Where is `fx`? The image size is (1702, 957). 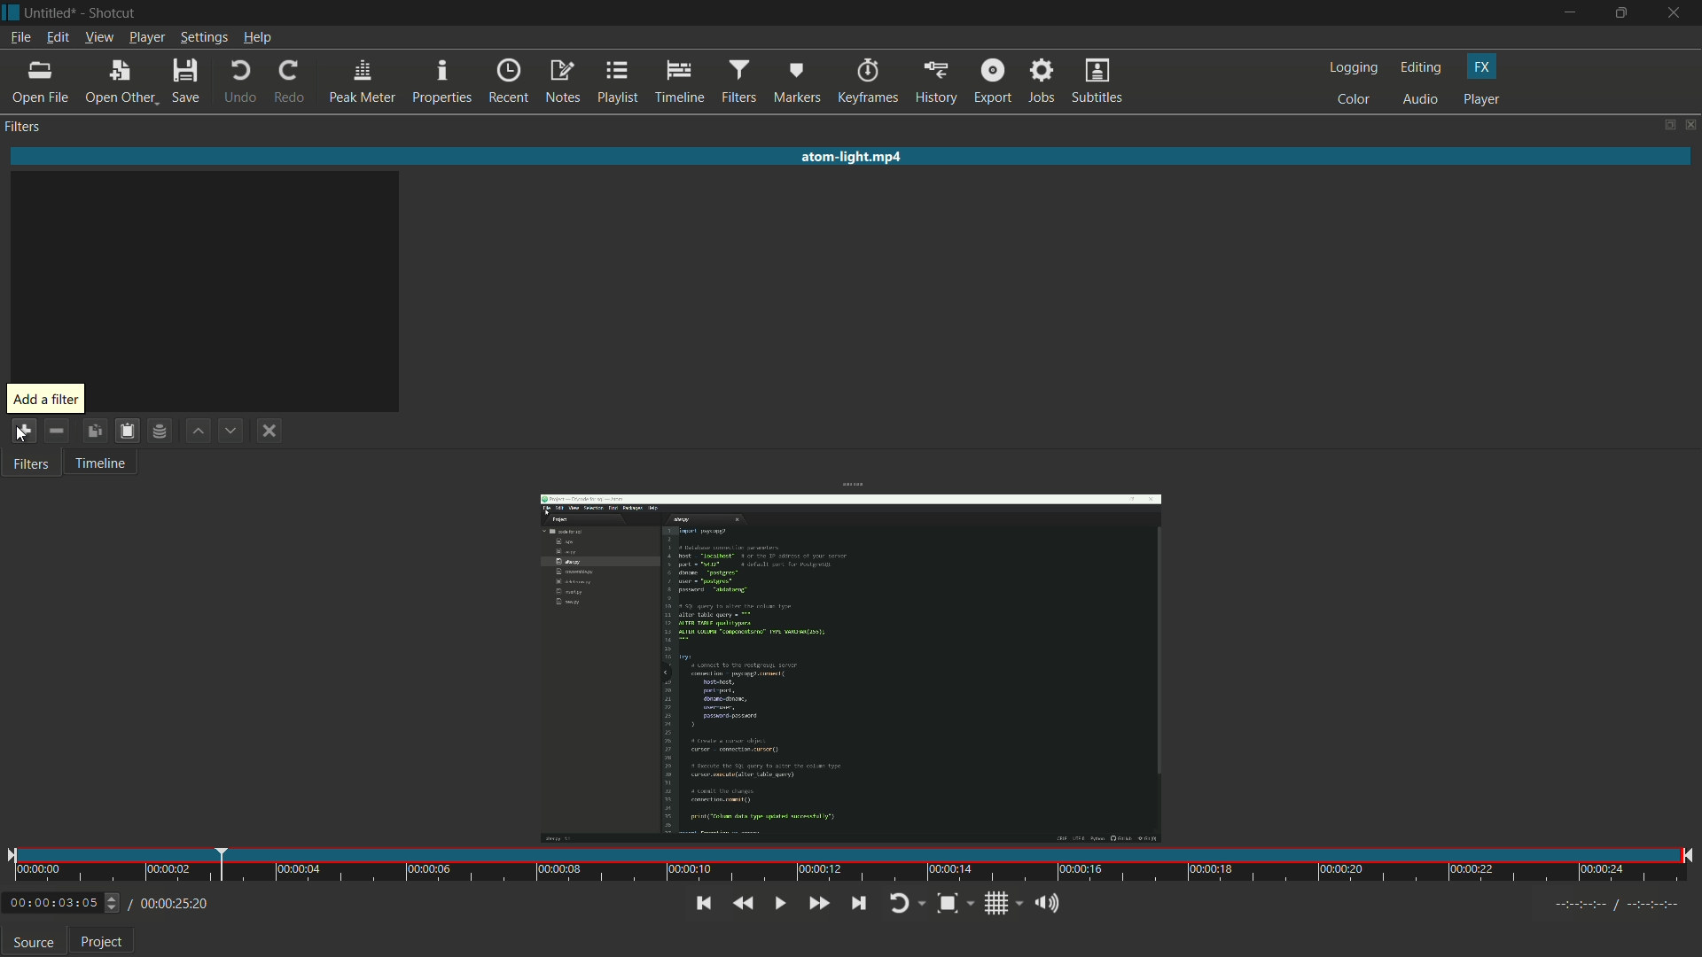 fx is located at coordinates (1481, 66).